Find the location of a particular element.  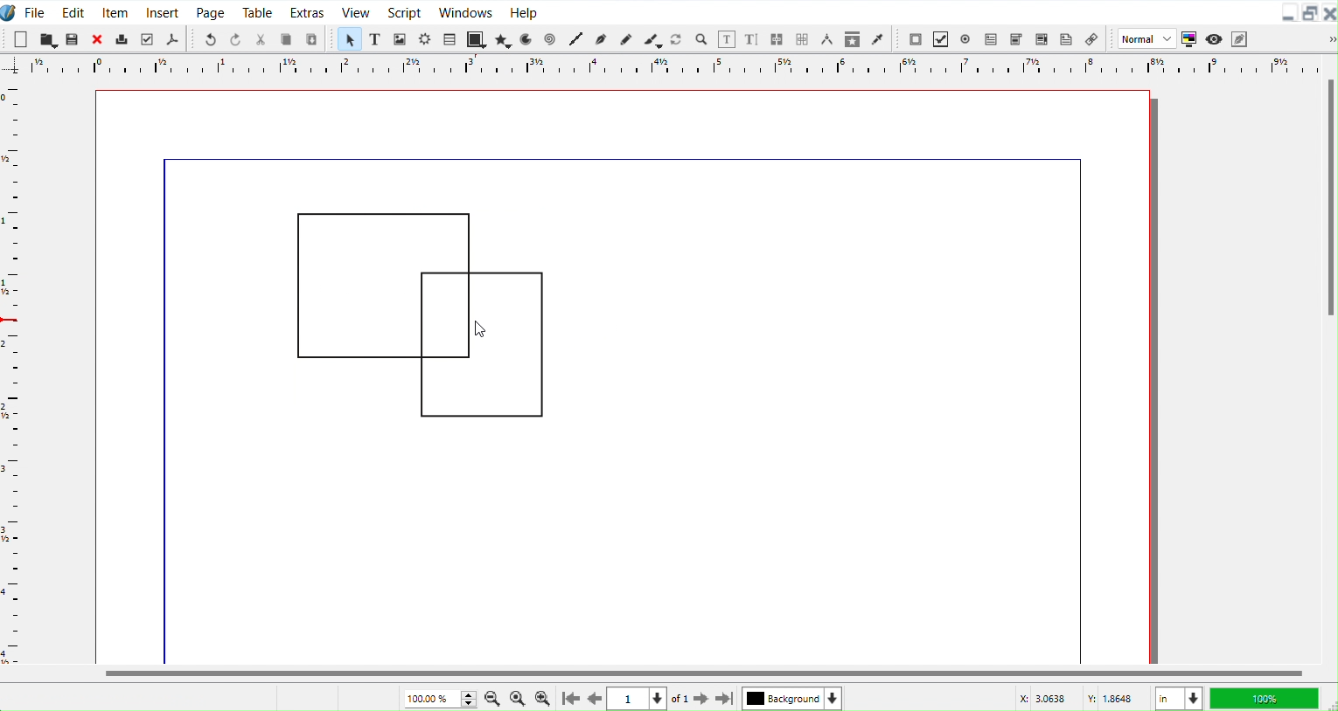

Select Item is located at coordinates (350, 39).